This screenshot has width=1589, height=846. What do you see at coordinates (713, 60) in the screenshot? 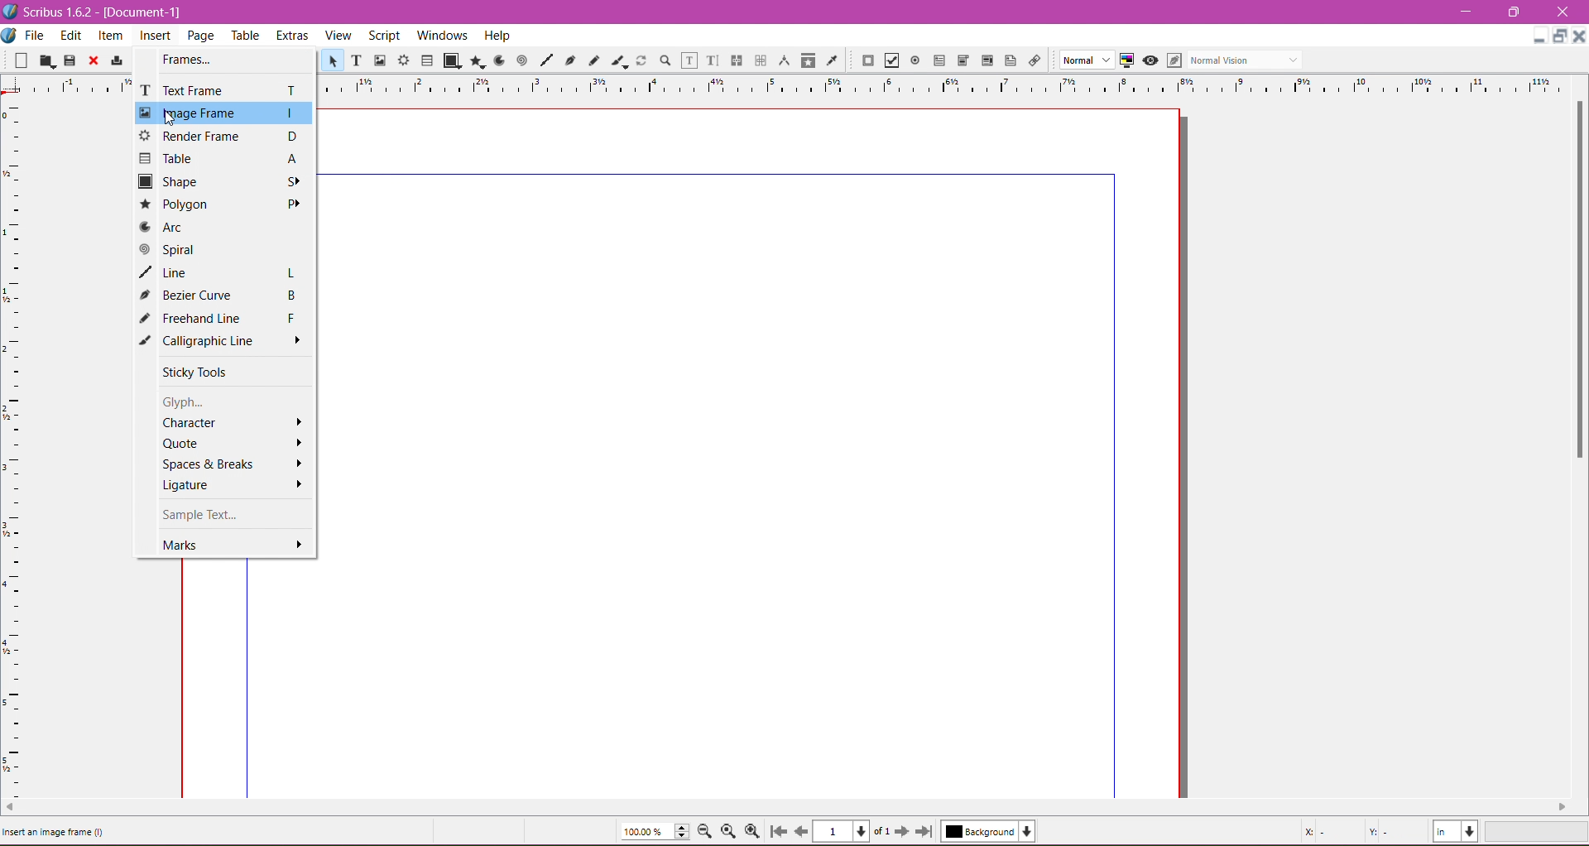
I see `Edit Text with Story Editor` at bounding box center [713, 60].